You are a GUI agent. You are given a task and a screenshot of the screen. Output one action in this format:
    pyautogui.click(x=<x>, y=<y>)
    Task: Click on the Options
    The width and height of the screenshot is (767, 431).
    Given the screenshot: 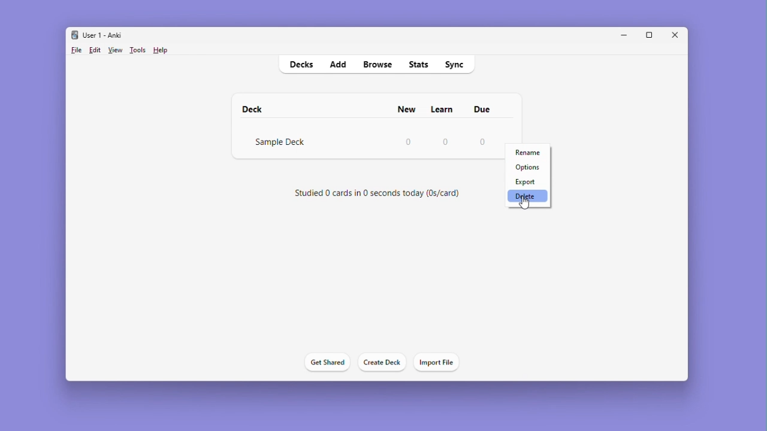 What is the action you would take?
    pyautogui.click(x=528, y=168)
    